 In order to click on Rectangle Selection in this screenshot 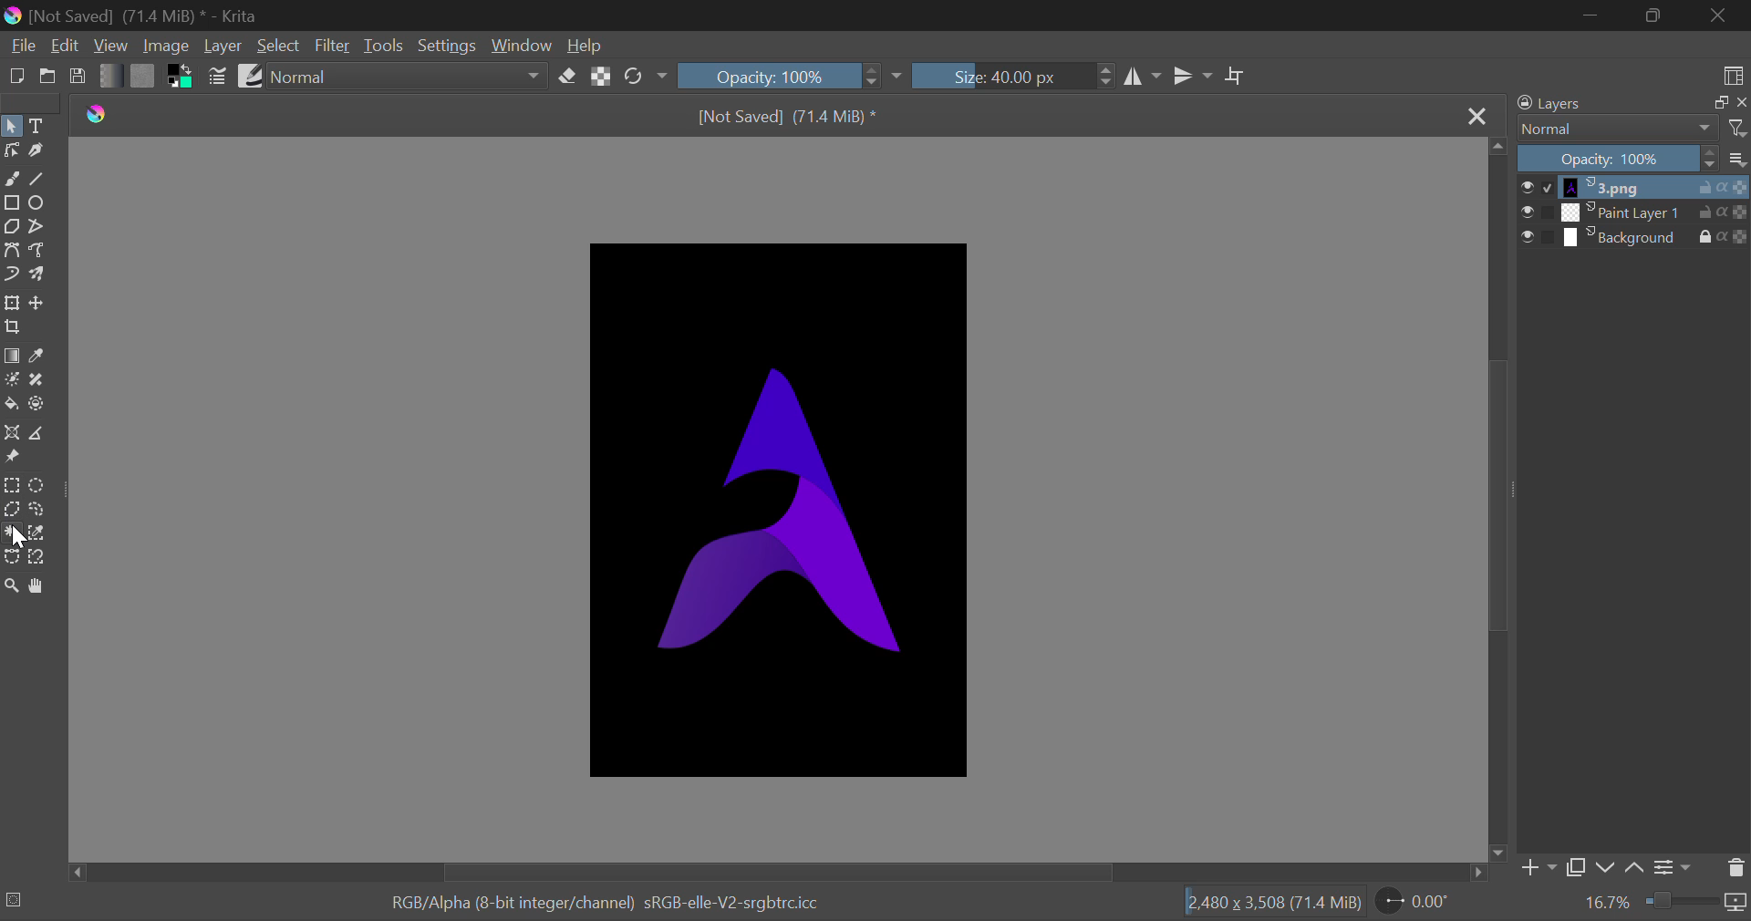, I will do `click(15, 487)`.